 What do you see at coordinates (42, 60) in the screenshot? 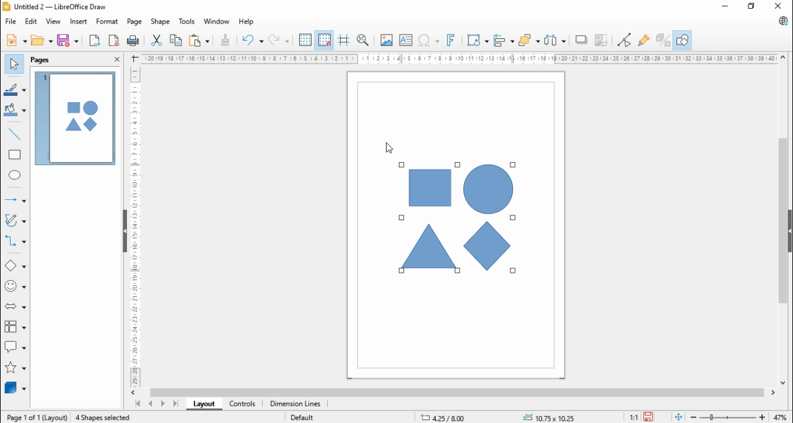
I see `pages` at bounding box center [42, 60].